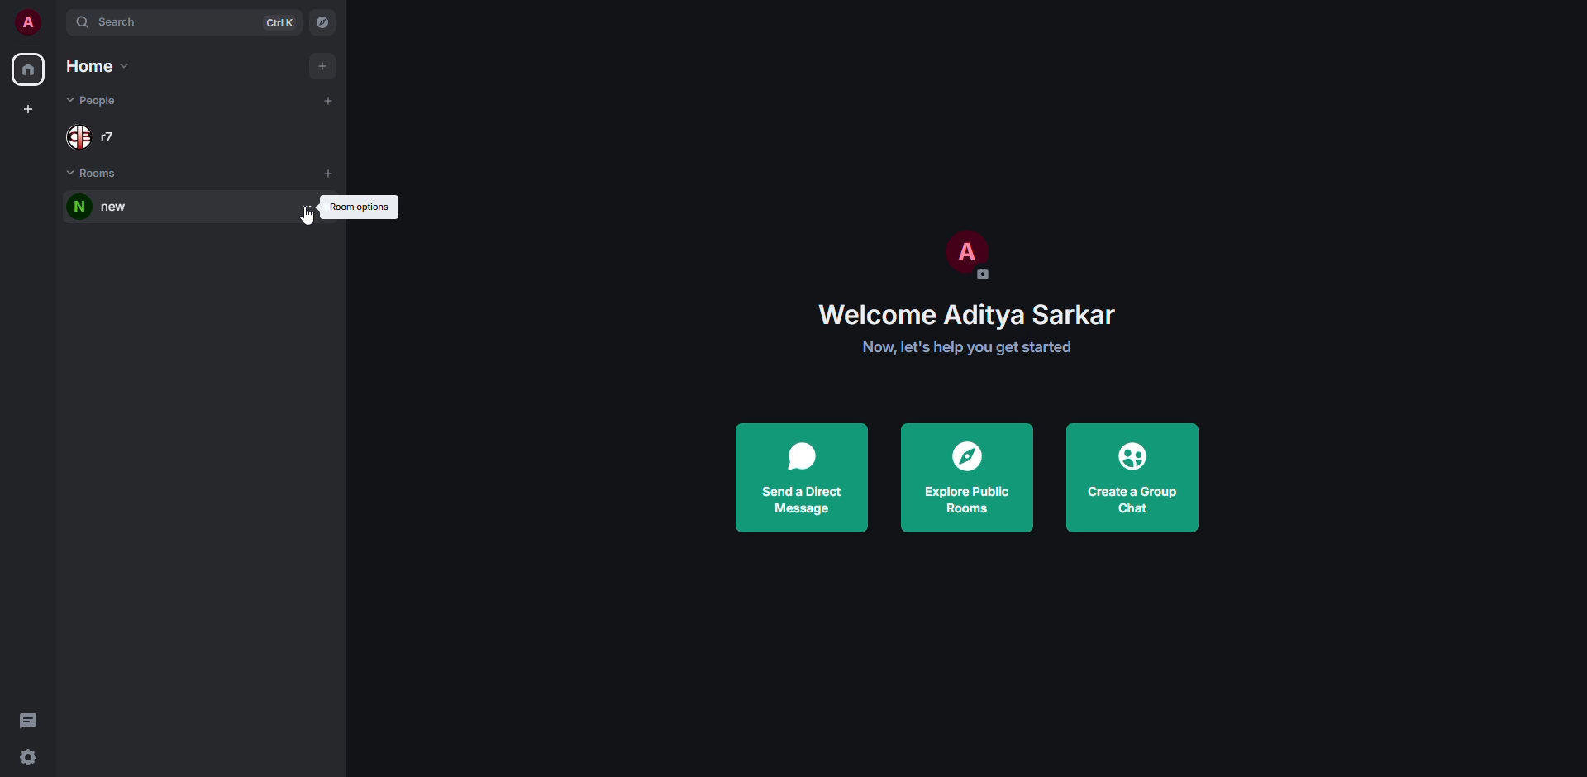  What do you see at coordinates (93, 101) in the screenshot?
I see `people` at bounding box center [93, 101].